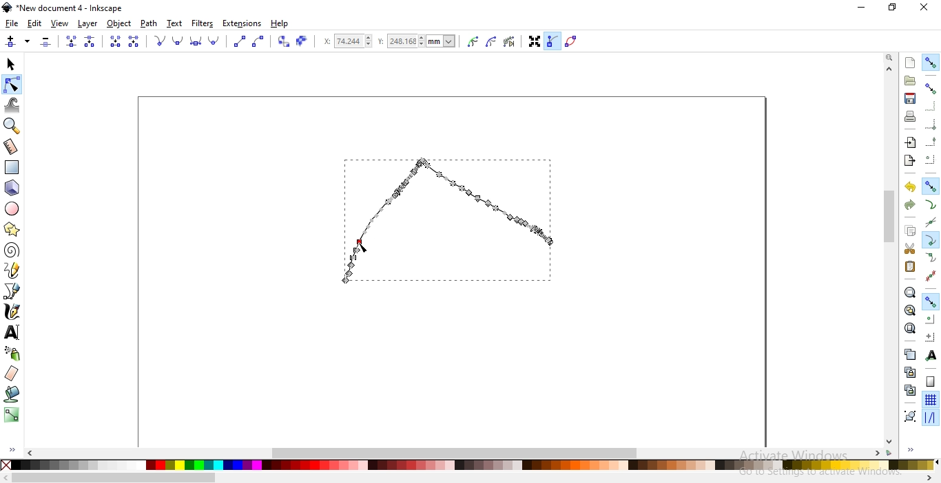  Describe the element at coordinates (931, 124) in the screenshot. I see `` at that location.